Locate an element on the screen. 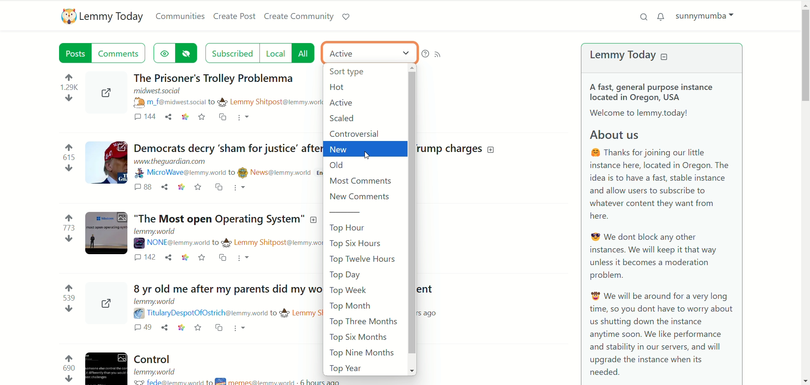  lemmy.world is located at coordinates (157, 371).